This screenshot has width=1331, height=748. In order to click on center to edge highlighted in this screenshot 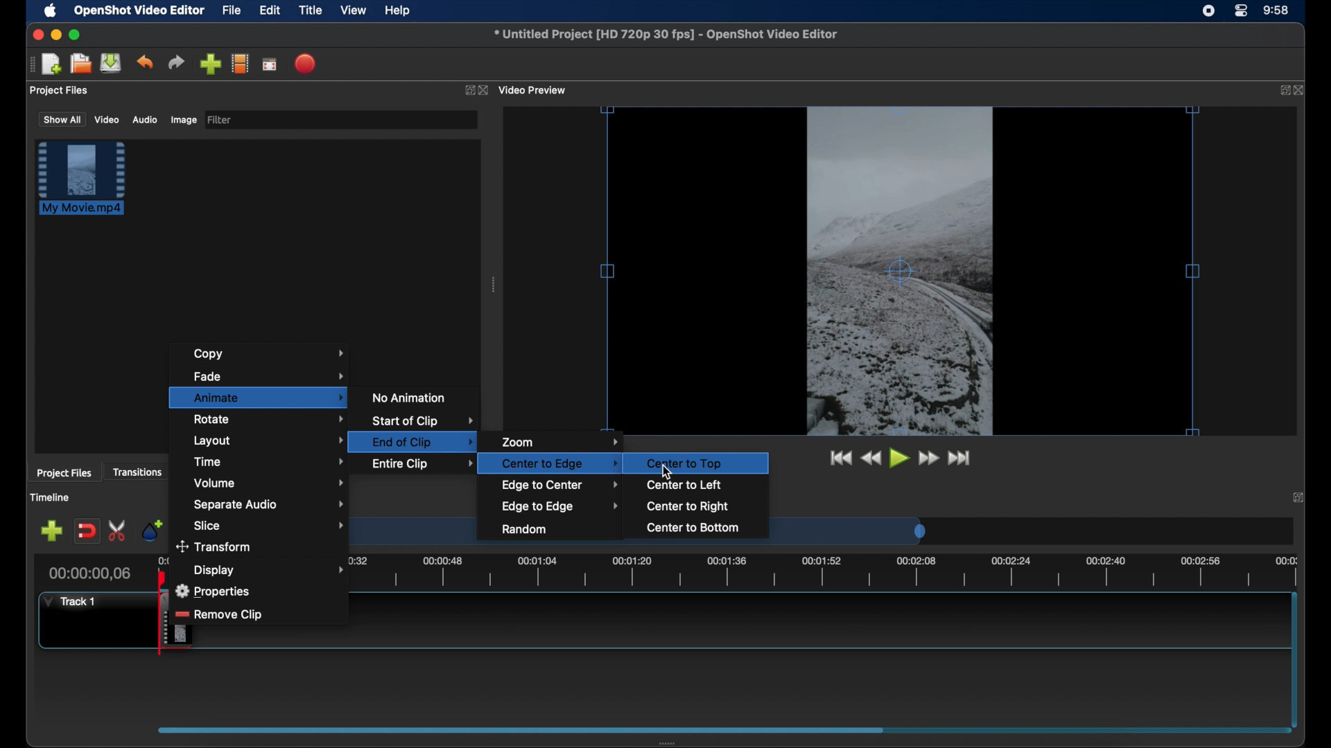, I will do `click(549, 463)`.